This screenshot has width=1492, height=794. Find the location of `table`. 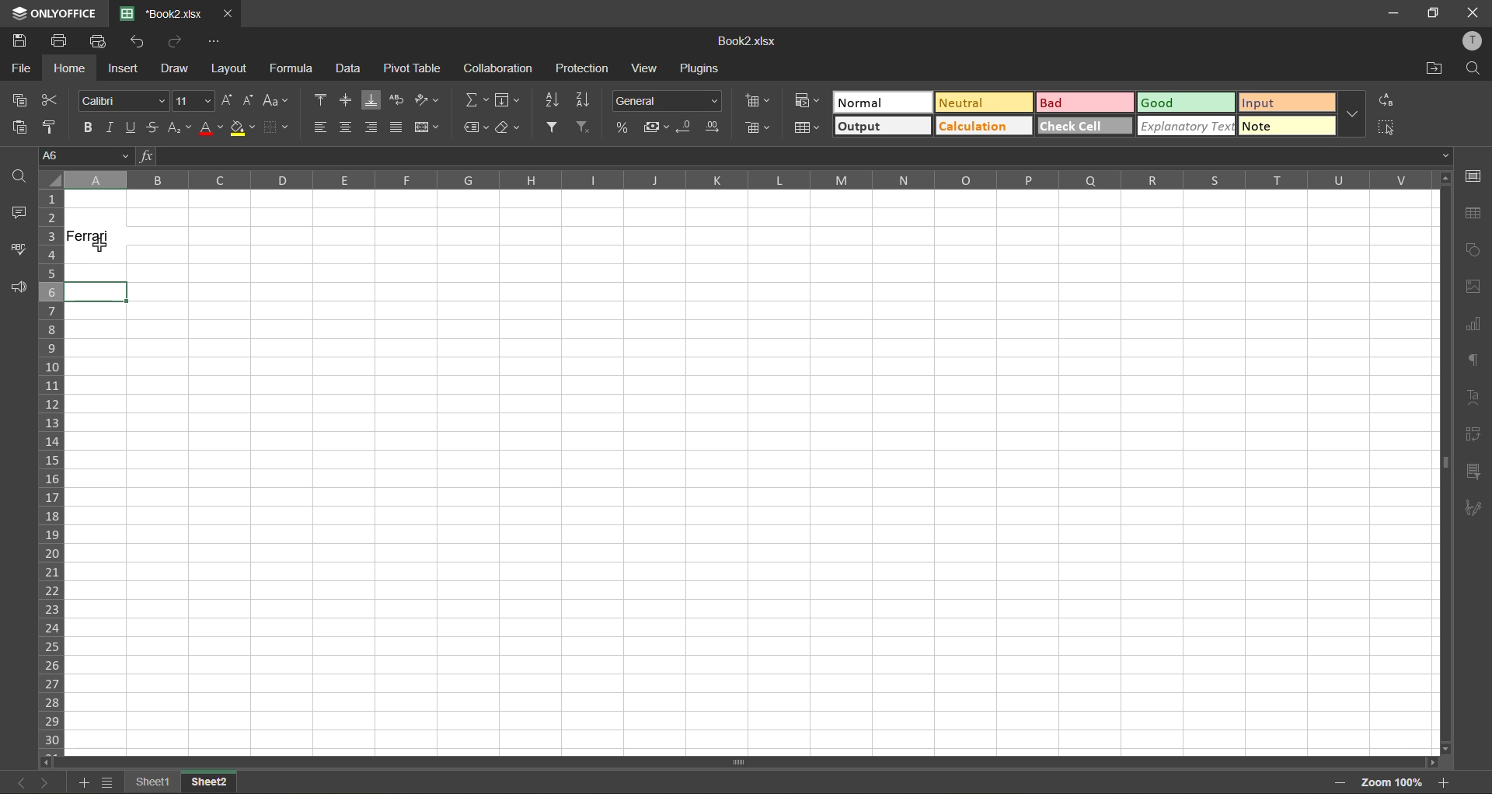

table is located at coordinates (1473, 213).